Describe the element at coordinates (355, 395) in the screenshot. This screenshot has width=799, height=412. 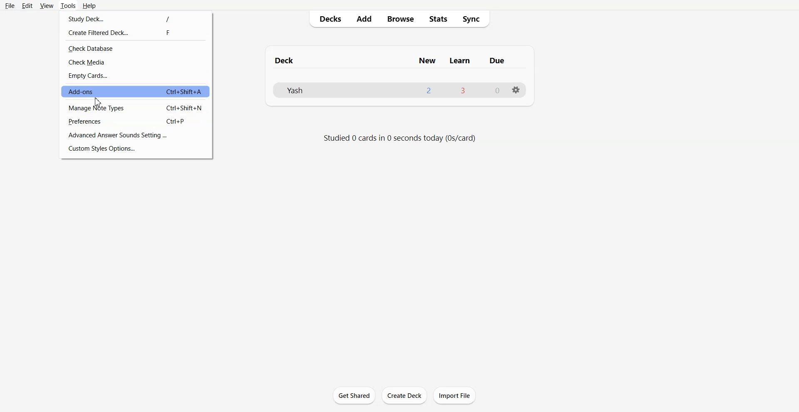
I see `Get Shared` at that location.